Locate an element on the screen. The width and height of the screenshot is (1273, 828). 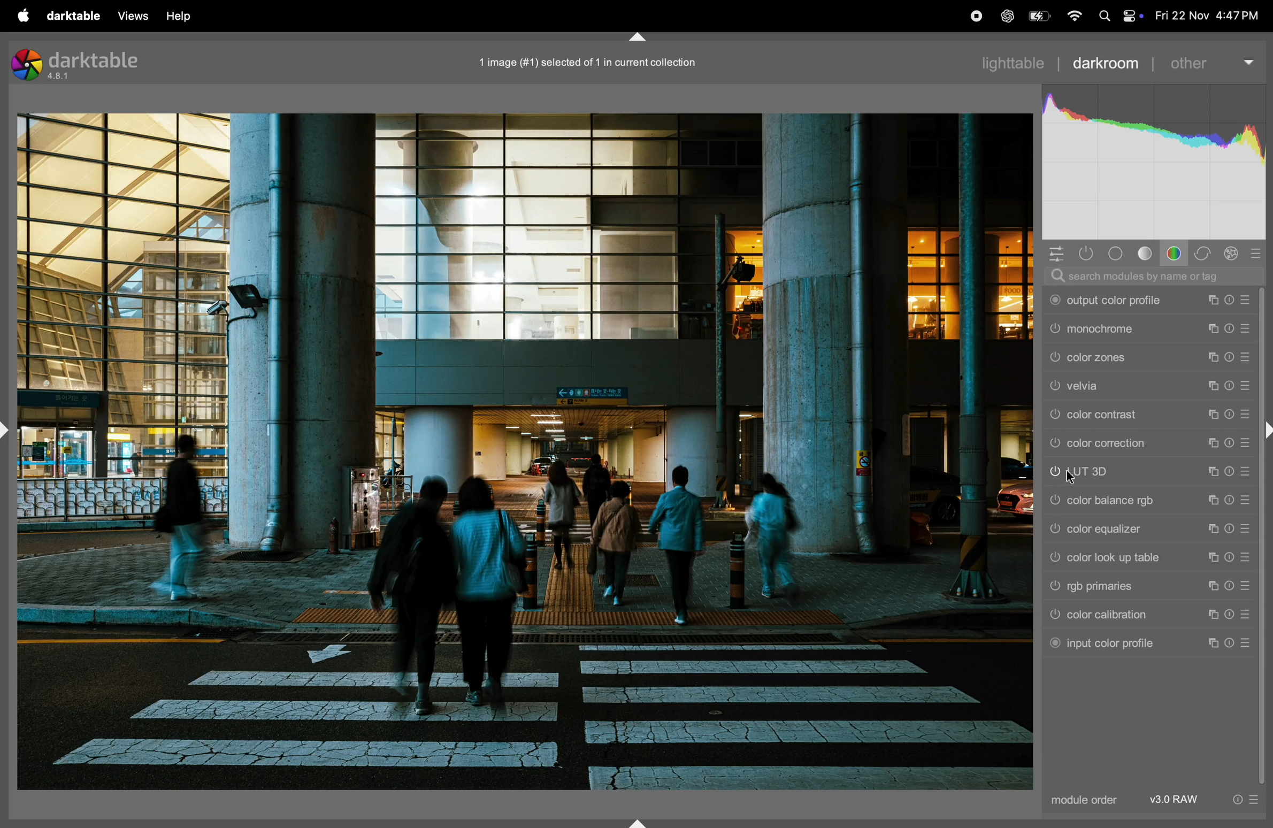
multiple intance actions is located at coordinates (1214, 358).